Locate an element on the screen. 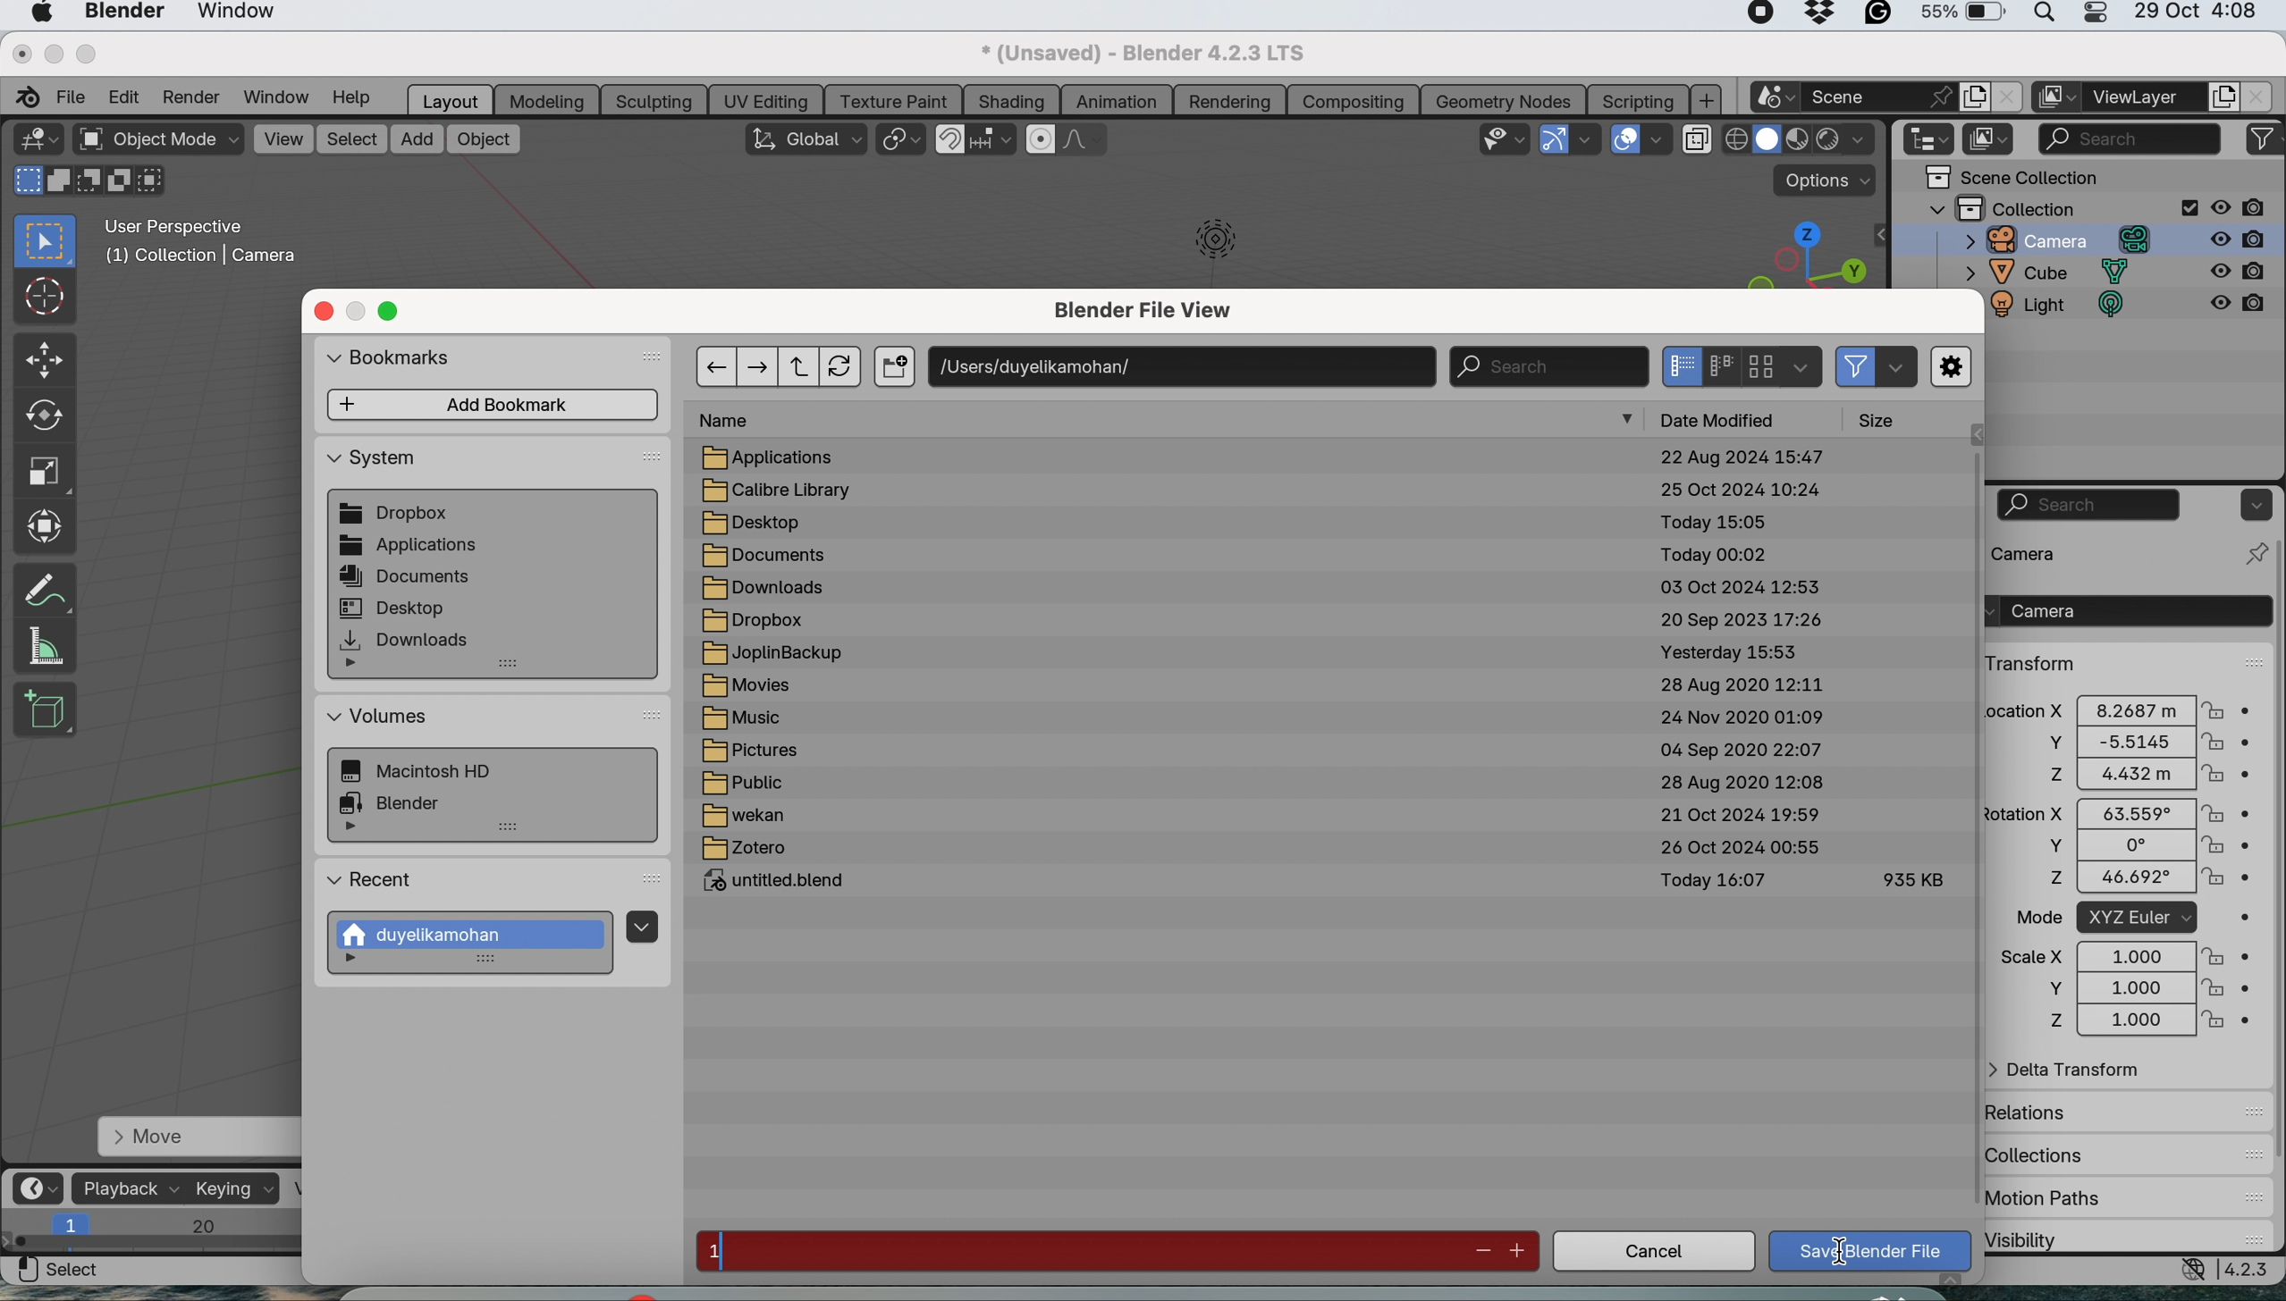 The height and width of the screenshot is (1301, 2286). pictures is located at coordinates (760, 752).